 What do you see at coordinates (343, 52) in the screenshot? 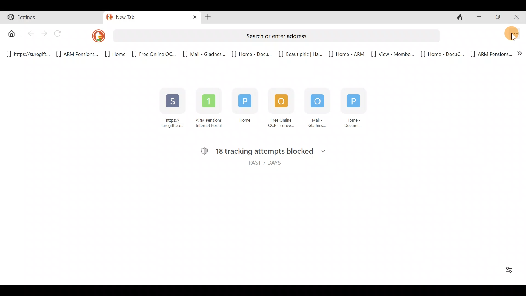
I see `Home - ARM` at bounding box center [343, 52].